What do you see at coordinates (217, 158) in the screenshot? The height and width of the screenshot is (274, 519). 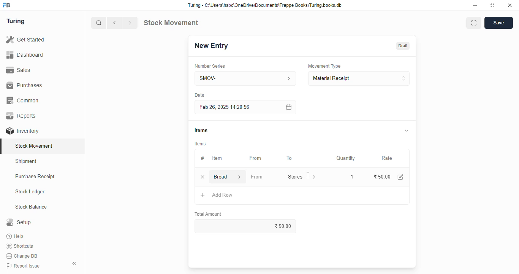 I see `item` at bounding box center [217, 158].